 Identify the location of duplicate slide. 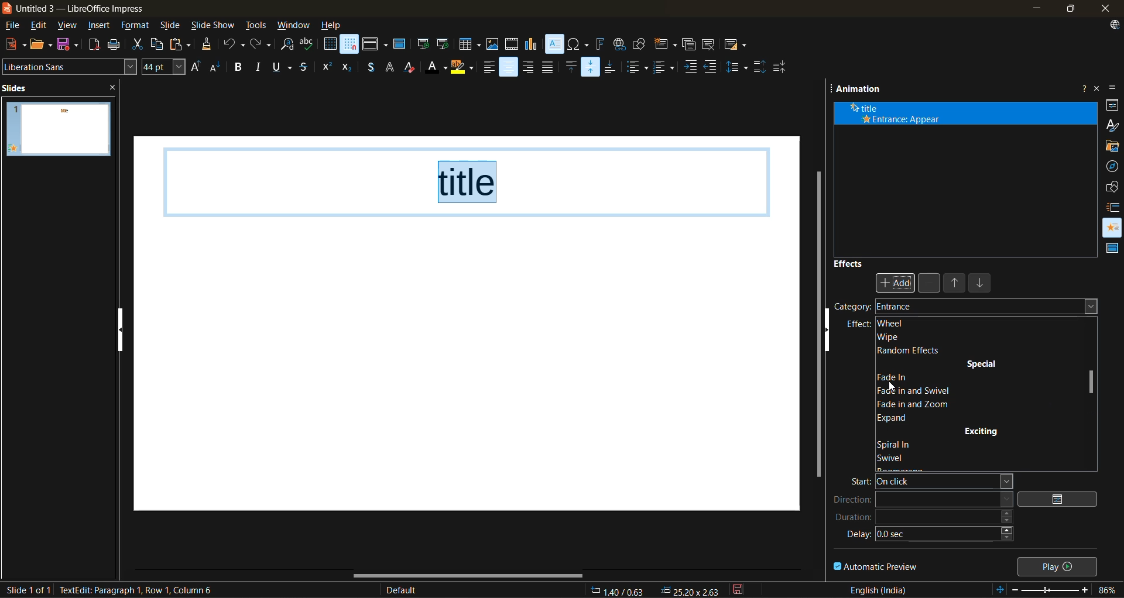
(689, 46).